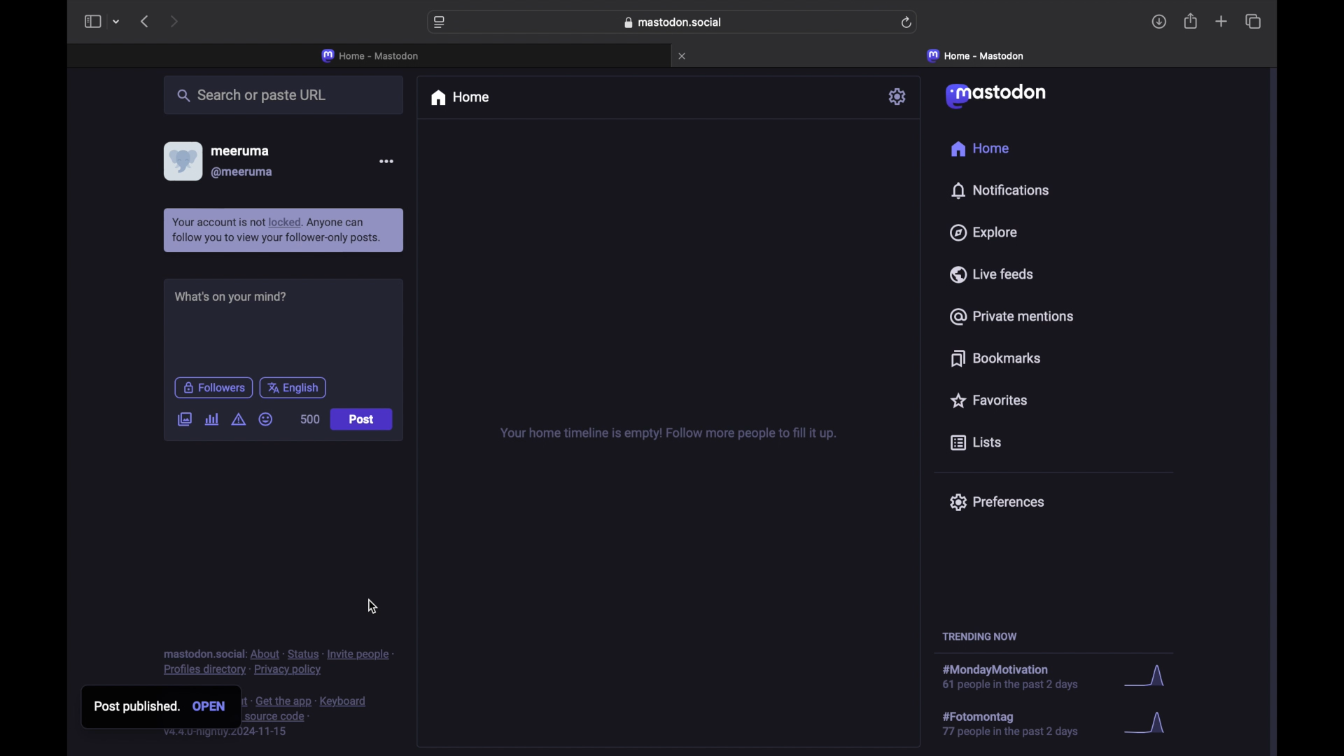  Describe the element at coordinates (1252, 21) in the screenshot. I see `show tab overview` at that location.